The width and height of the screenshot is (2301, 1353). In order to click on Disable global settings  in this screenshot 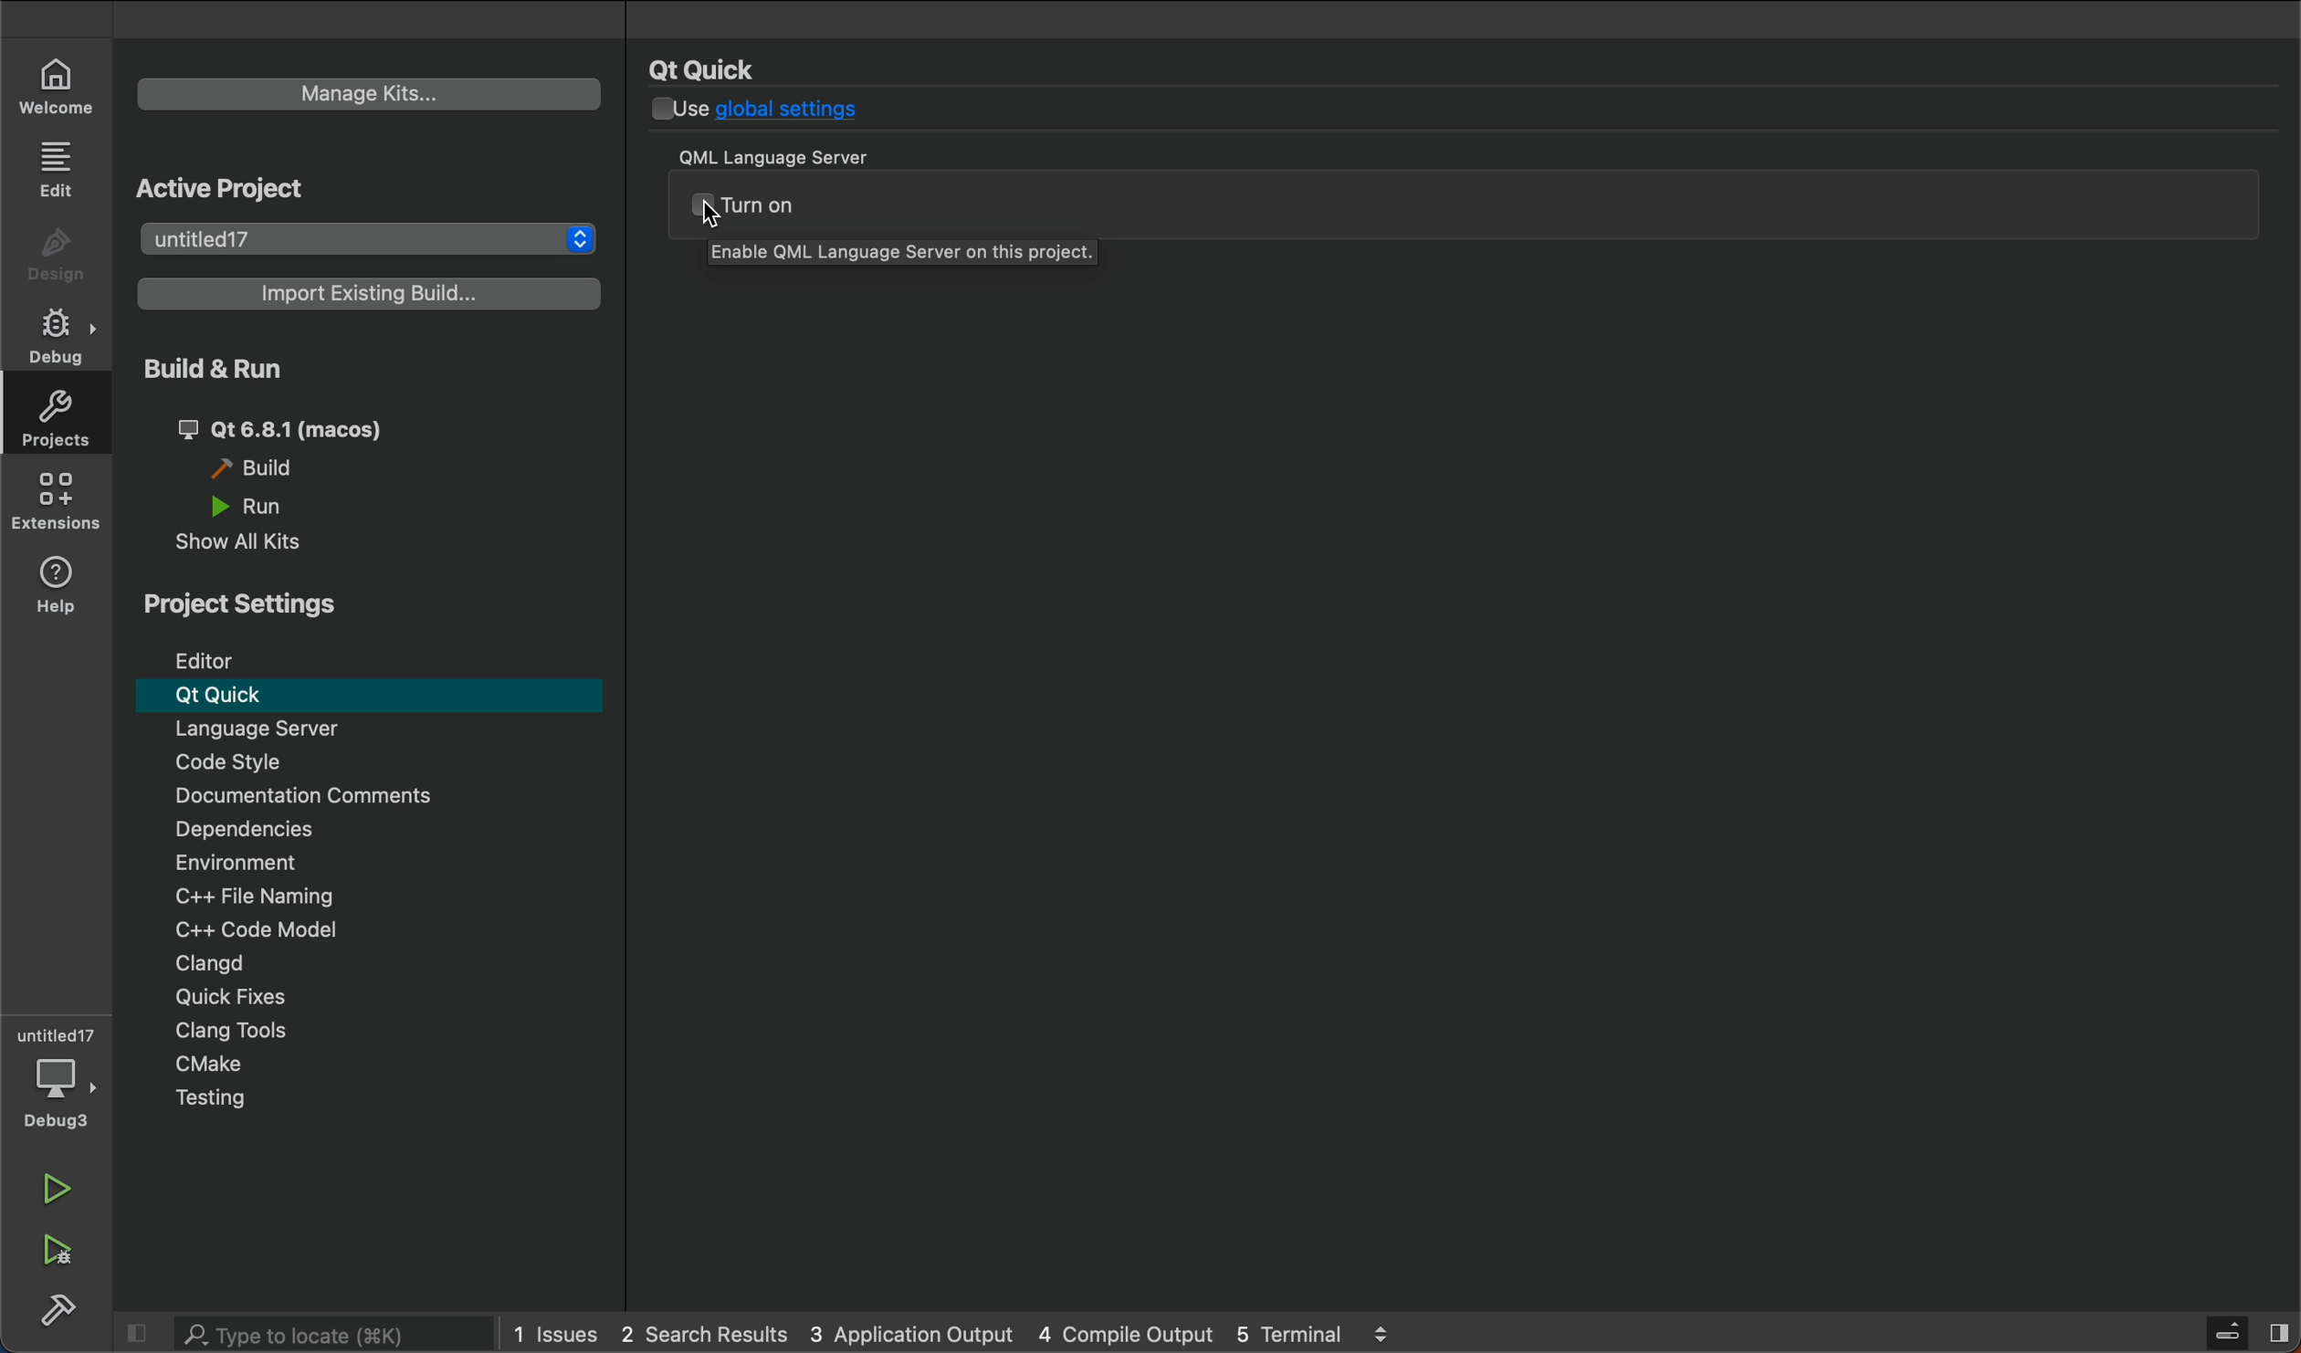, I will do `click(780, 113)`.